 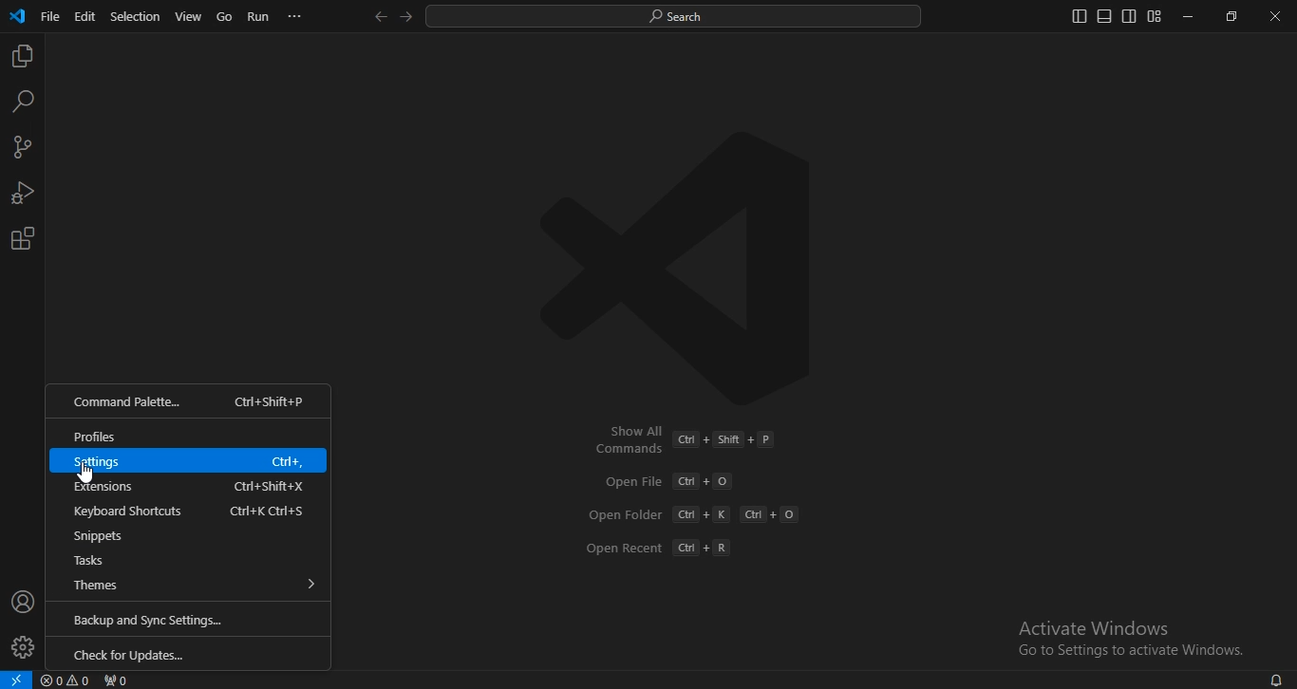 I want to click on no ports forwarded, so click(x=118, y=680).